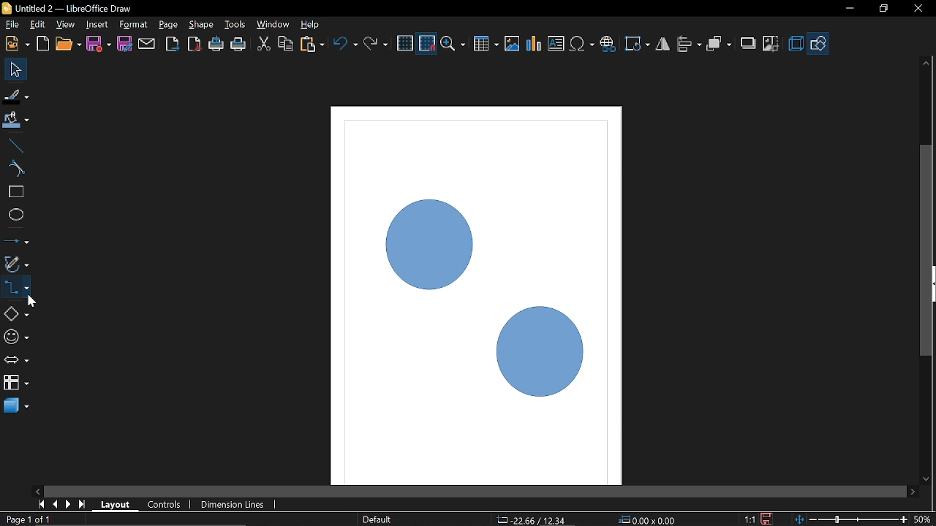 The image size is (936, 526). I want to click on Help, so click(312, 25).